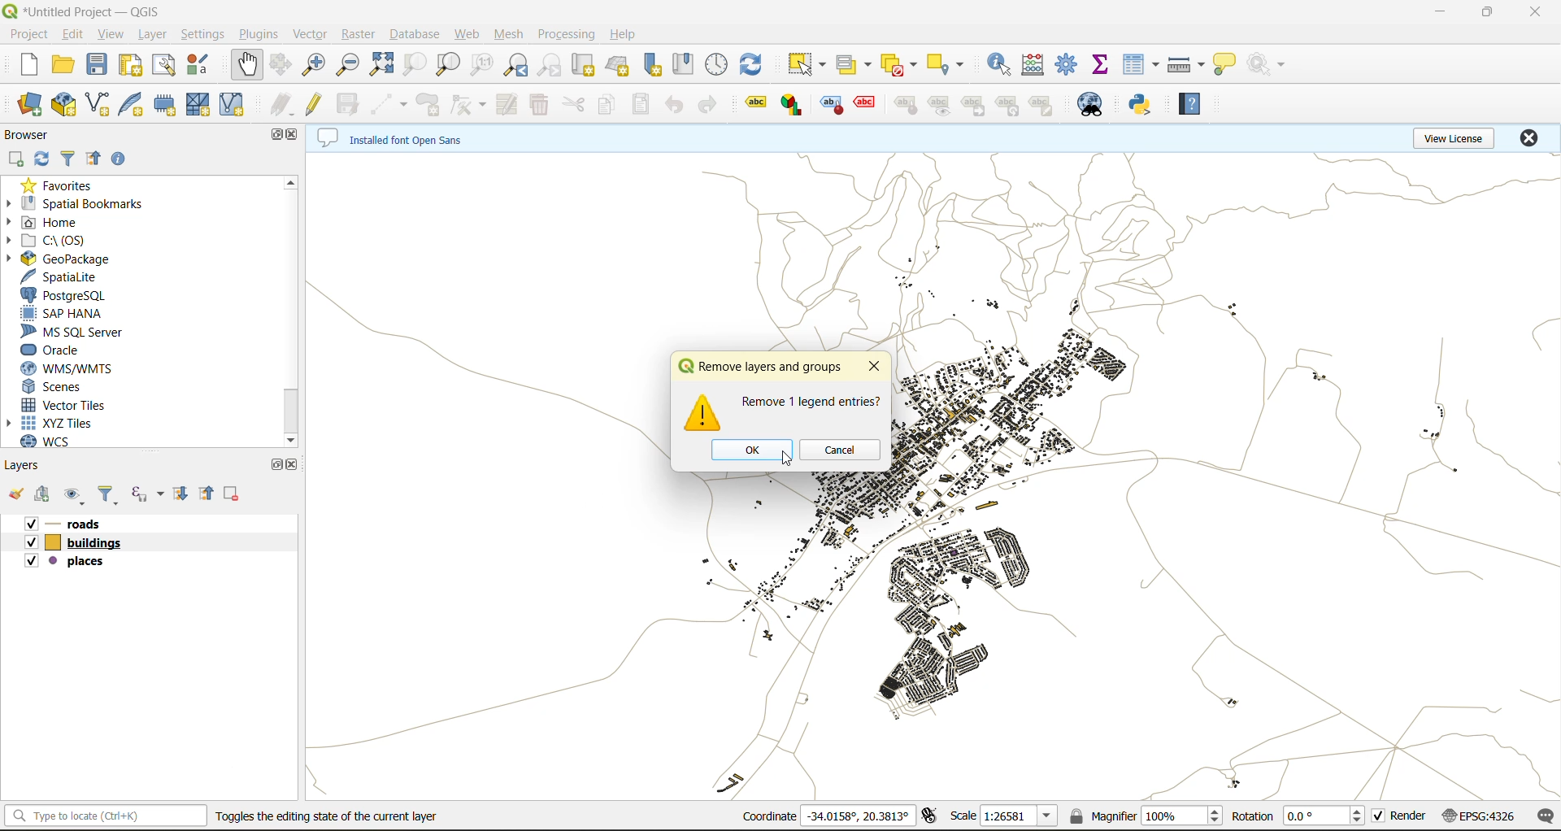 The height and width of the screenshot is (831, 1561). What do you see at coordinates (161, 102) in the screenshot?
I see `temporary scratch file` at bounding box center [161, 102].